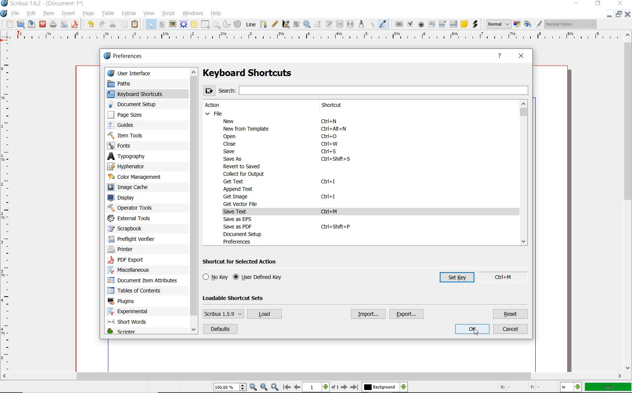  I want to click on save, so click(231, 151).